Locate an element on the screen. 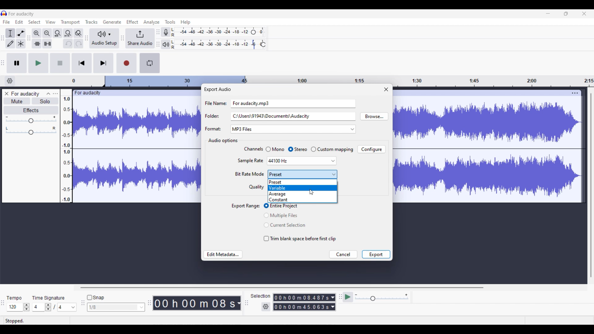 This screenshot has height=334, width=594. Increase/Decrease number is located at coordinates (48, 307).